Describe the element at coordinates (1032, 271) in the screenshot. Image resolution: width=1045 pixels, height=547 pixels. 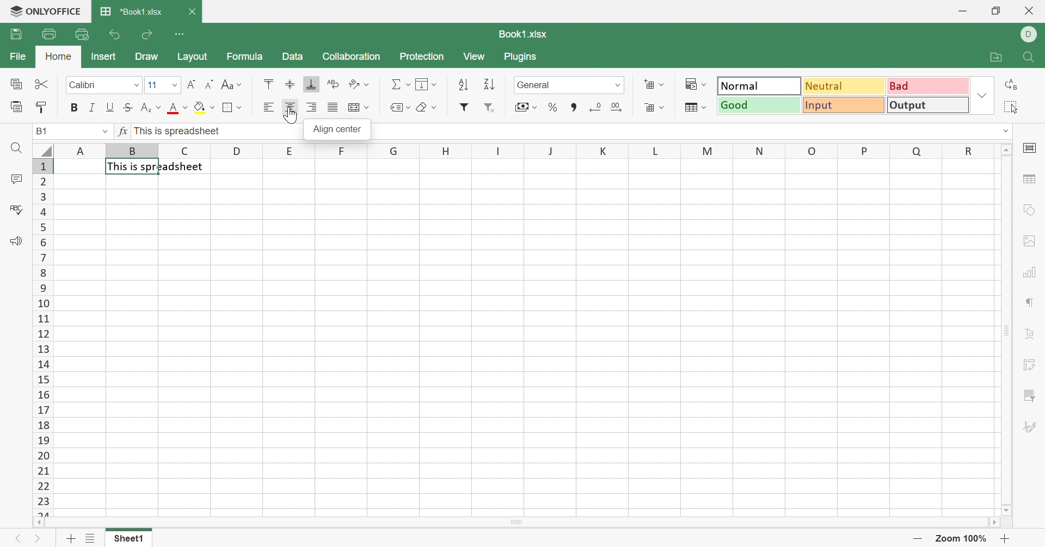
I see `chart settings` at that location.